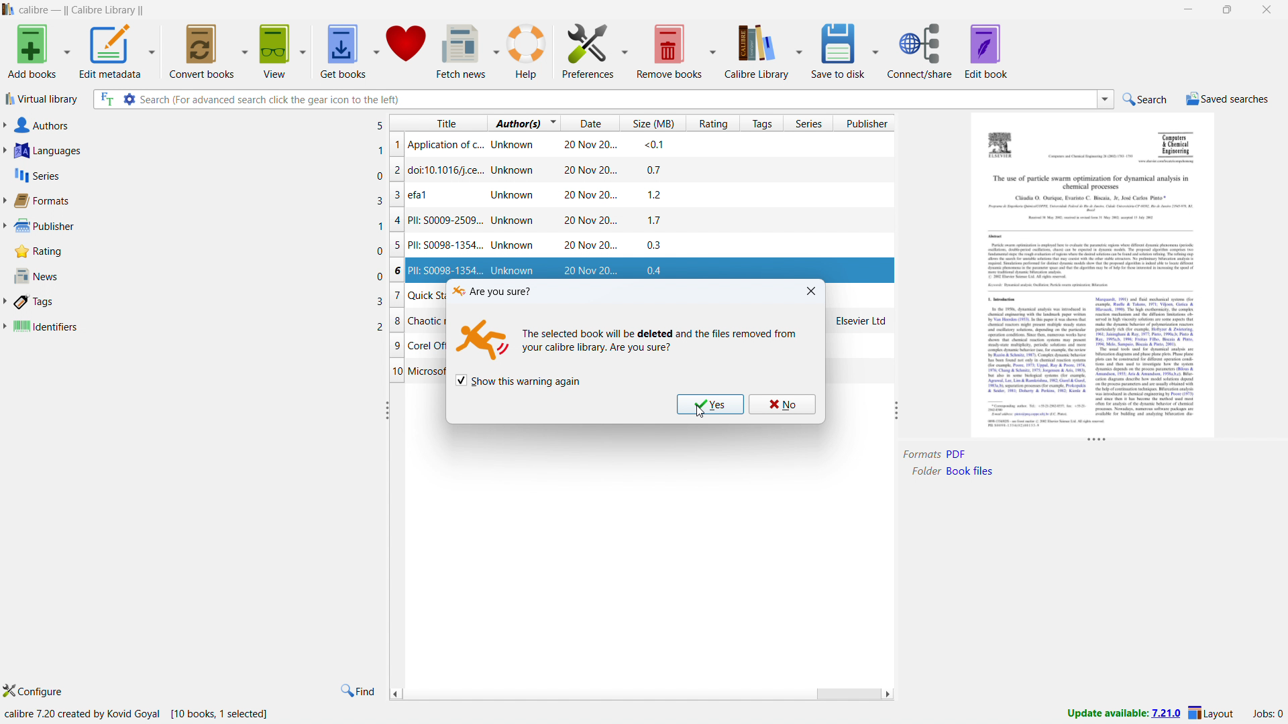 This screenshot has height=724, width=1288. What do you see at coordinates (710, 405) in the screenshot?
I see `yes` at bounding box center [710, 405].